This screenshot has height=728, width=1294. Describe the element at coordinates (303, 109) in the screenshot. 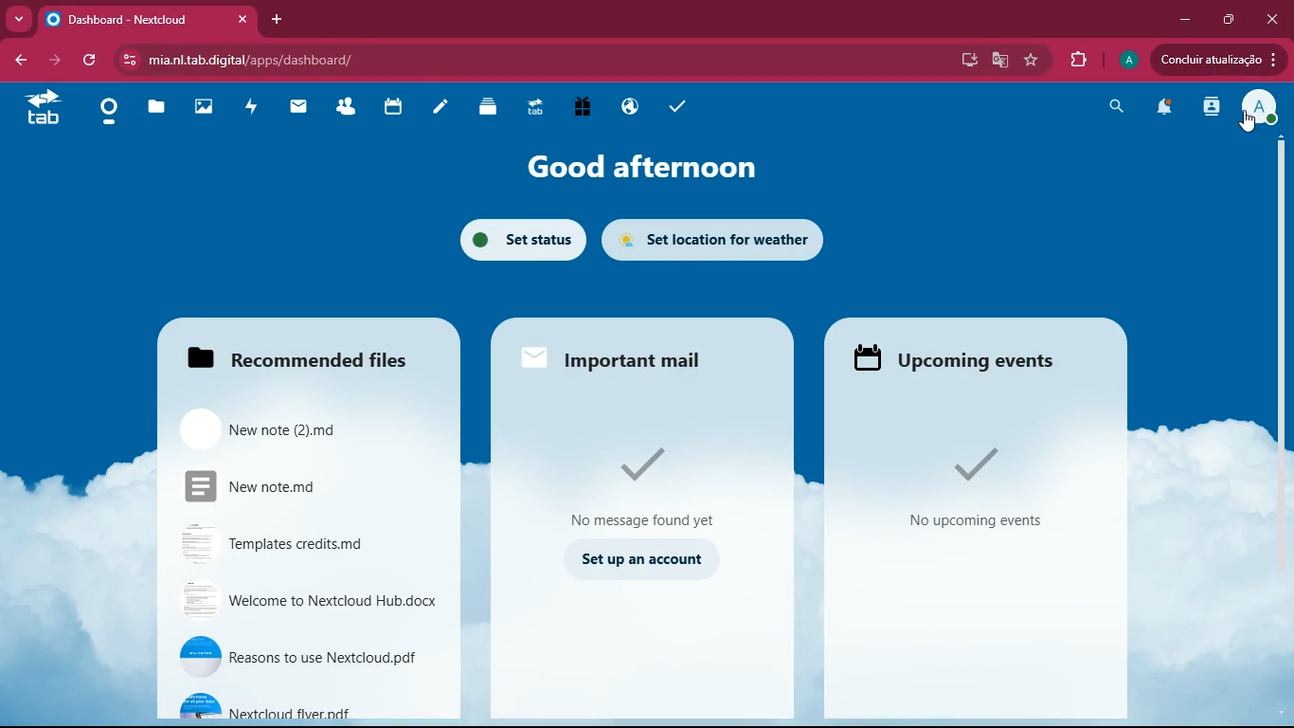

I see `mail` at that location.